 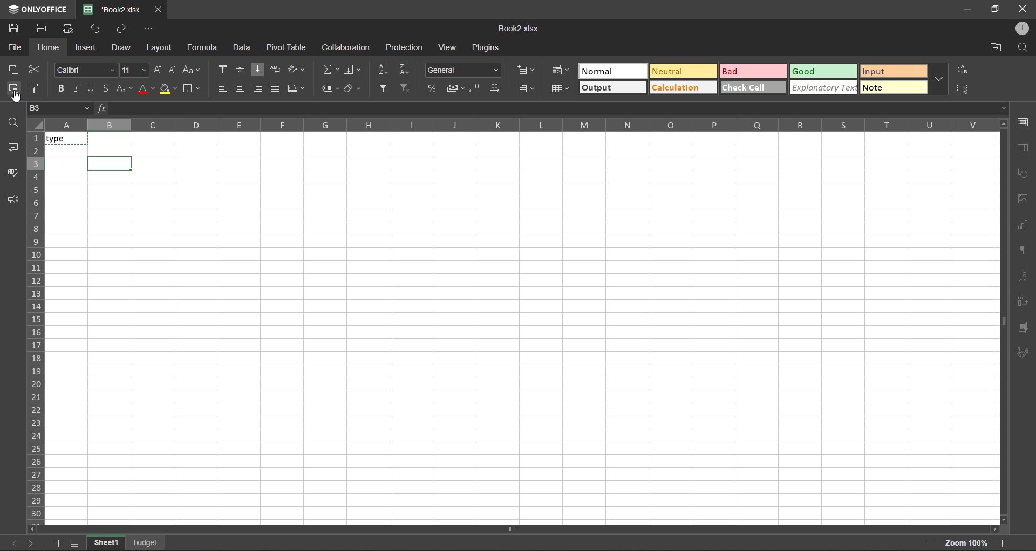 I want to click on draw, so click(x=121, y=48).